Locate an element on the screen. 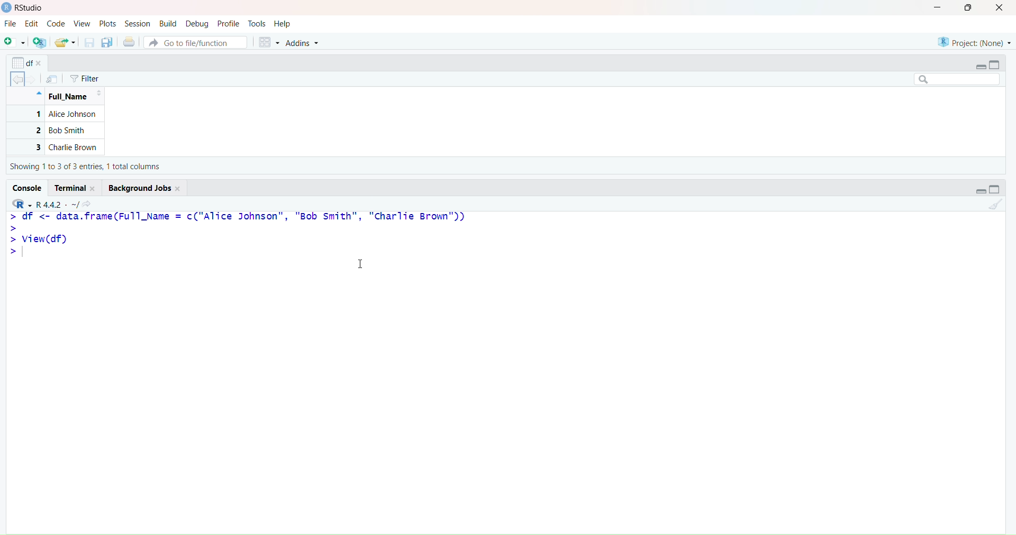 The height and width of the screenshot is (535, 1016). Project (None) is located at coordinates (974, 39).